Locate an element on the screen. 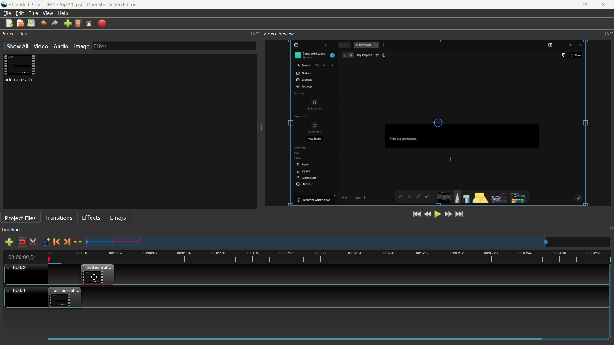  video in track-2 is located at coordinates (99, 275).